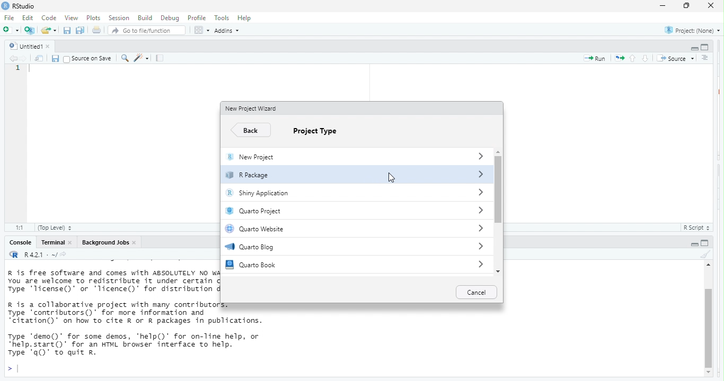 This screenshot has height=381, width=724. What do you see at coordinates (145, 17) in the screenshot?
I see `Build` at bounding box center [145, 17].